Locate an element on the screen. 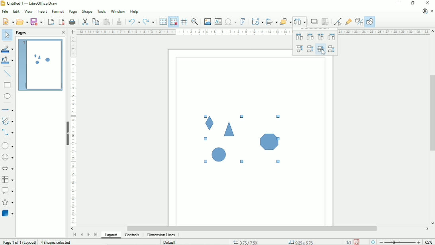 This screenshot has width=435, height=245. Scroll to previous page is located at coordinates (82, 234).